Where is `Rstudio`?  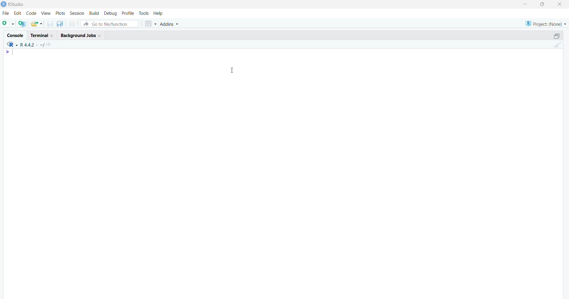
Rstudio is located at coordinates (13, 4).